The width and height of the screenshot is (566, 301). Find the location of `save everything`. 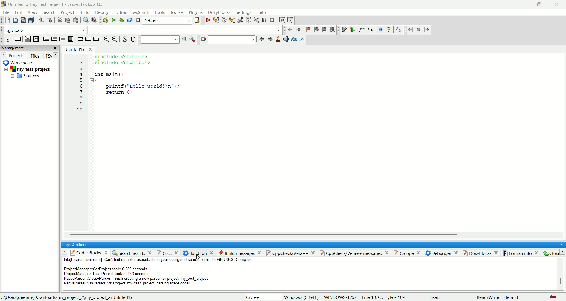

save everything is located at coordinates (31, 20).